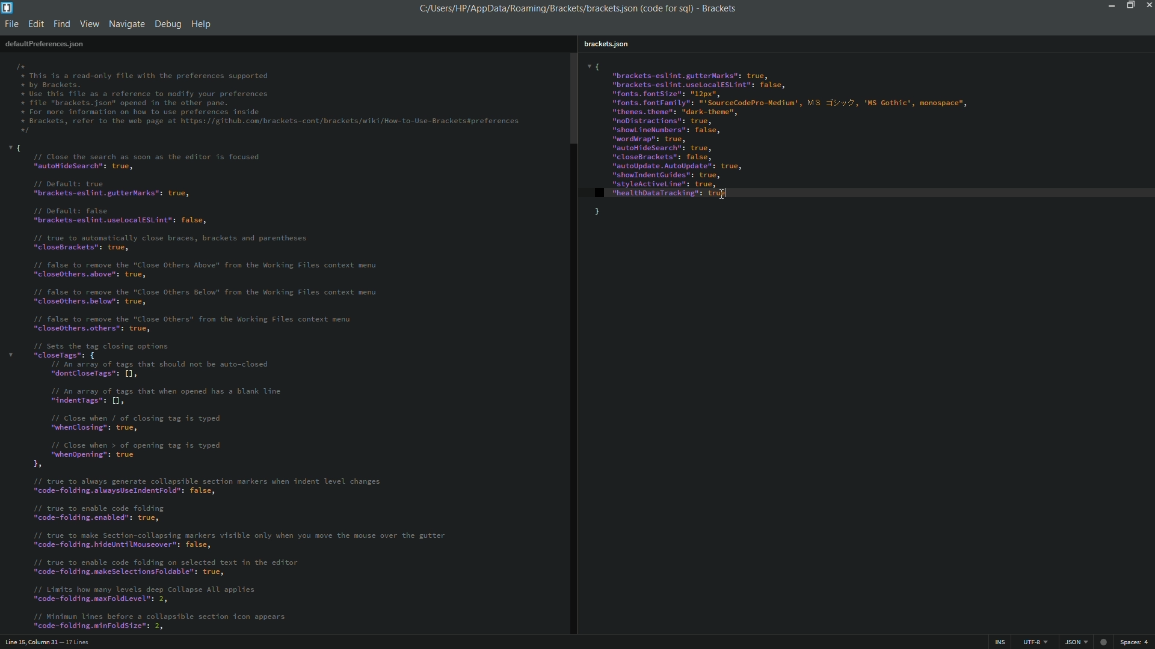 The width and height of the screenshot is (1155, 649). Describe the element at coordinates (89, 25) in the screenshot. I see `View menu` at that location.